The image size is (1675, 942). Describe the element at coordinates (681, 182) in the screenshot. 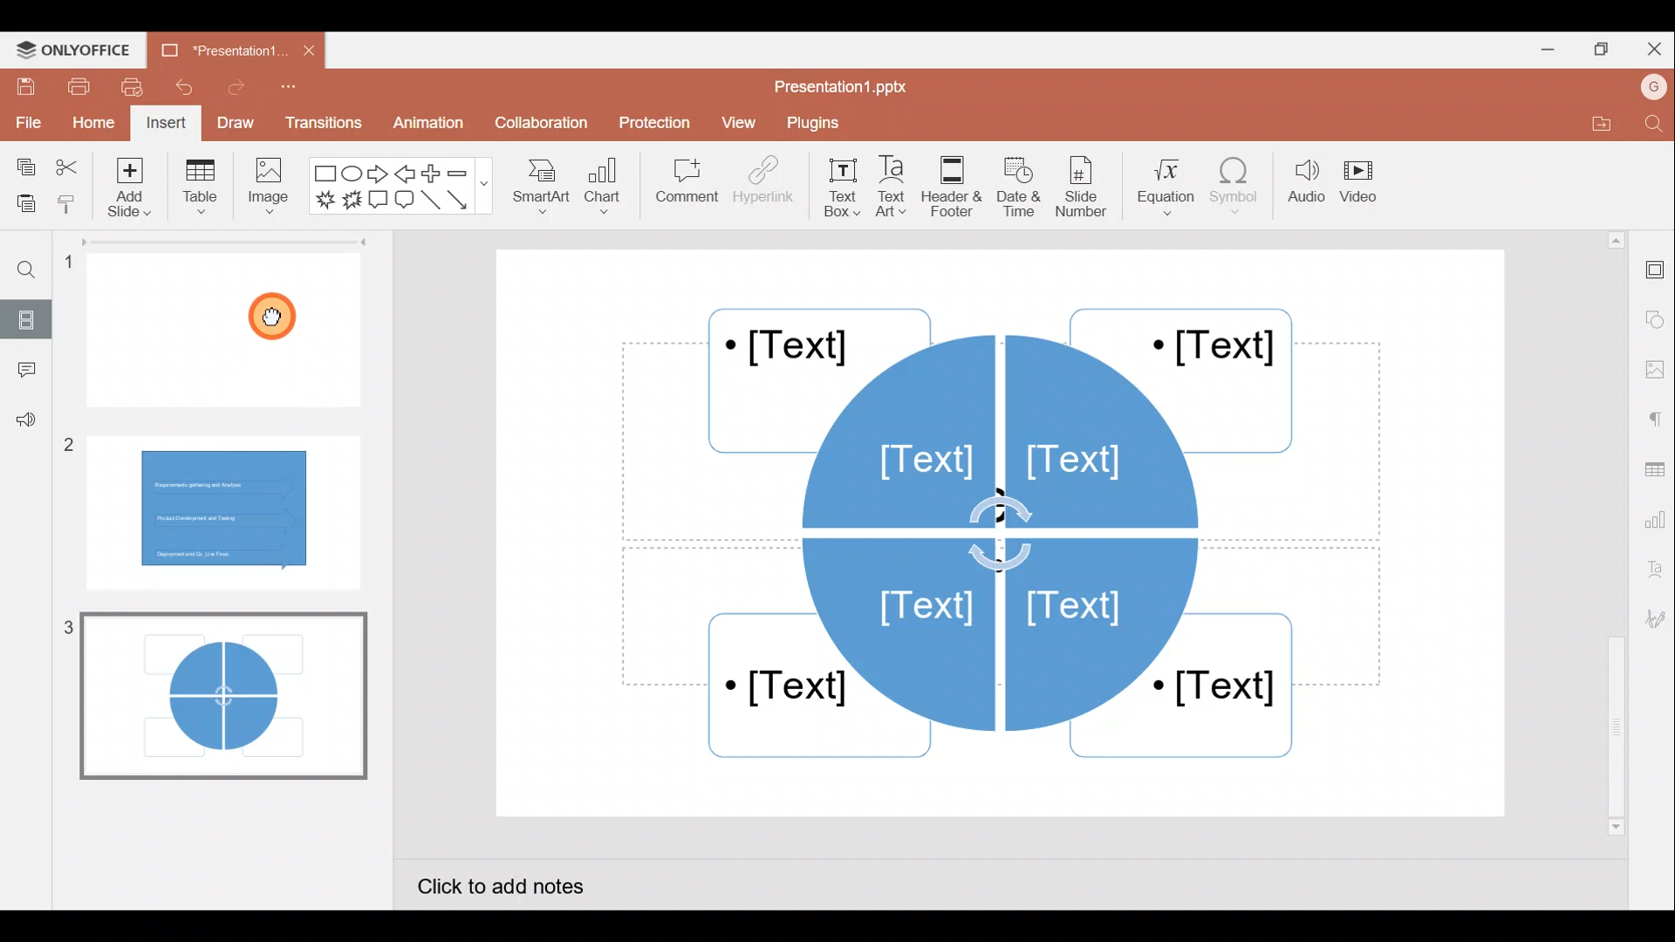

I see `Comment` at that location.